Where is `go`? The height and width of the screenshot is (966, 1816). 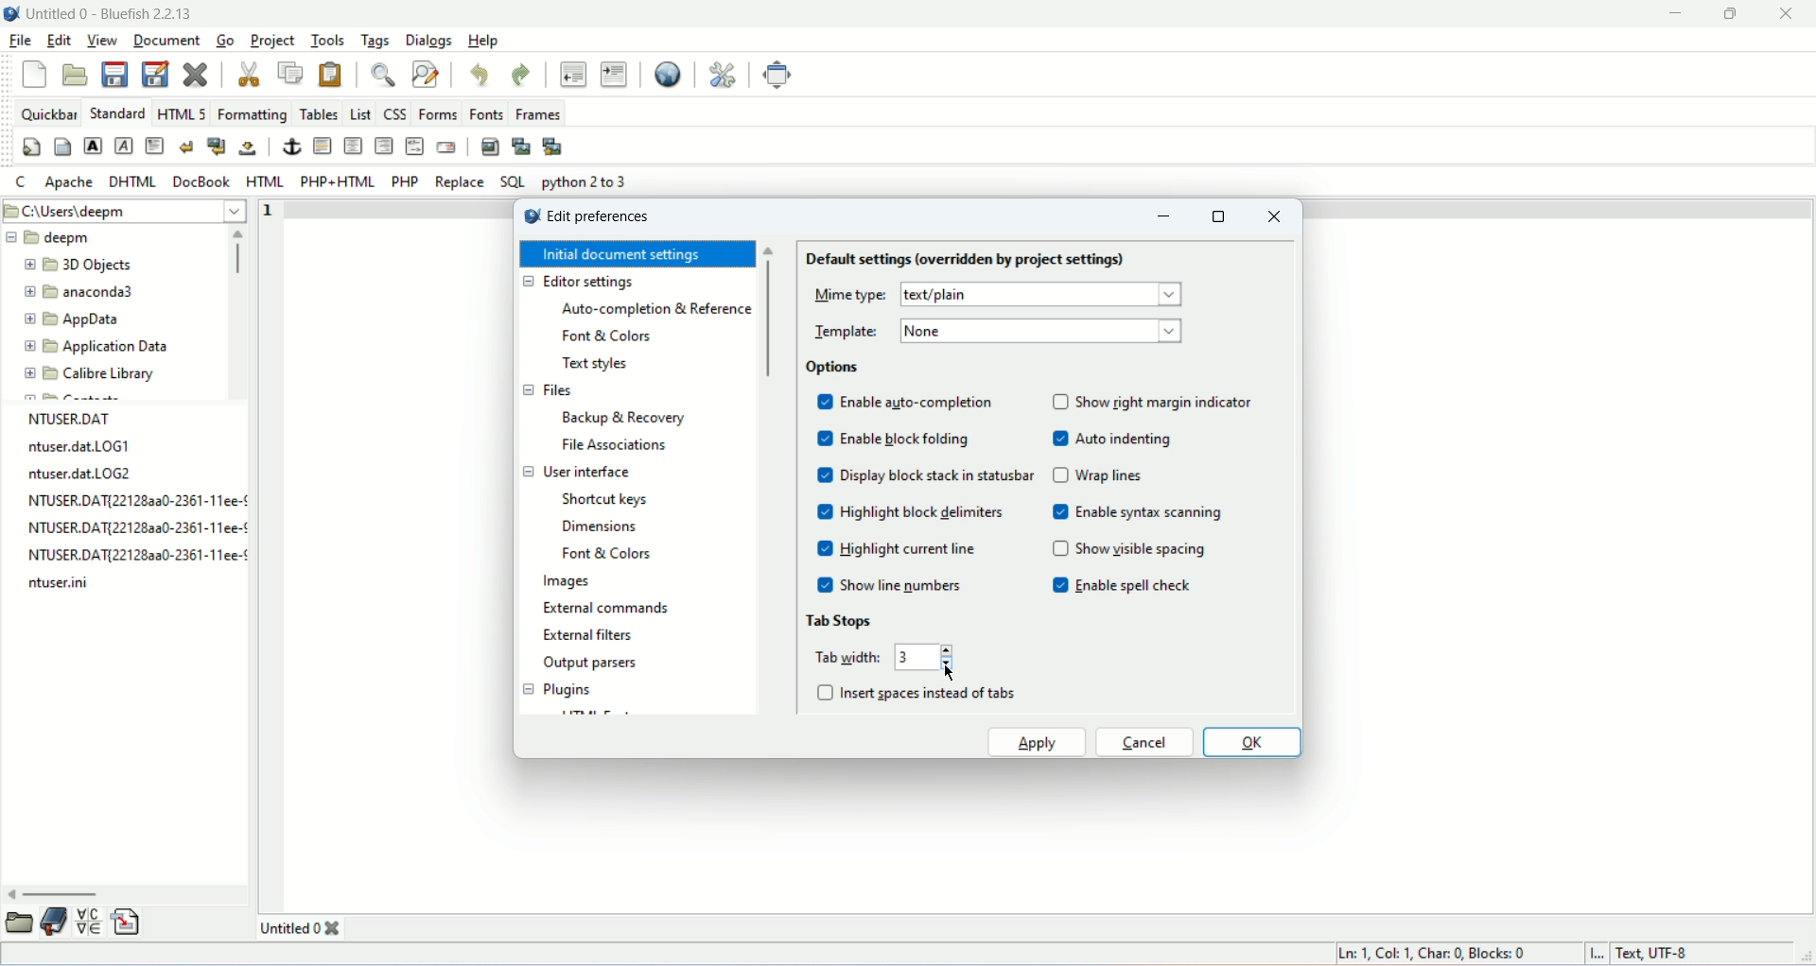 go is located at coordinates (223, 41).